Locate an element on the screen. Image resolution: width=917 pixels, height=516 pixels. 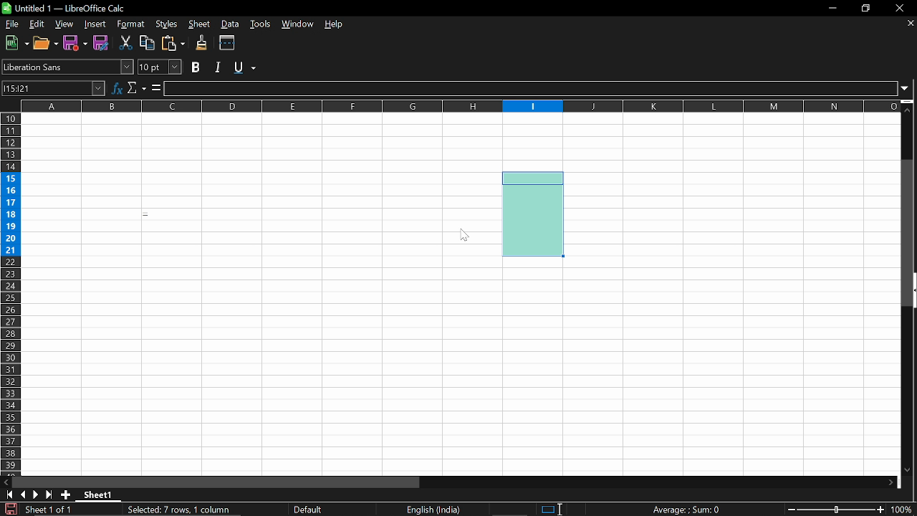
Paste is located at coordinates (174, 43).